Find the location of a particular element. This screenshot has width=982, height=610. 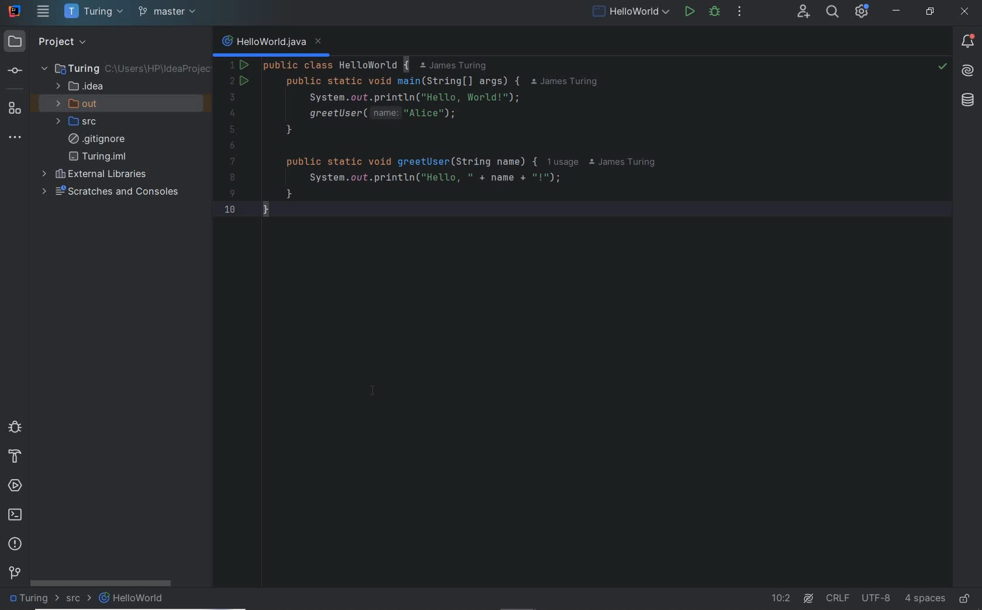

Git is located at coordinates (15, 575).